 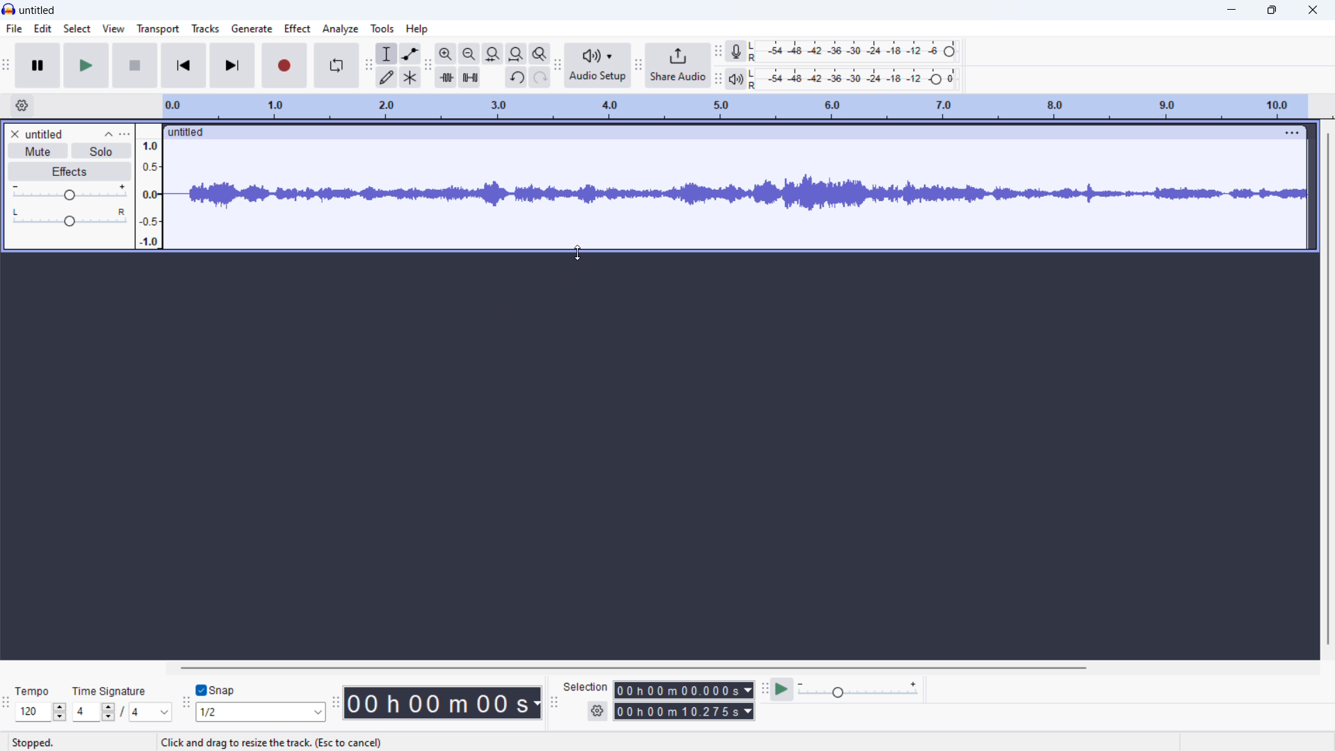 I want to click on toggle snap, so click(x=216, y=690).